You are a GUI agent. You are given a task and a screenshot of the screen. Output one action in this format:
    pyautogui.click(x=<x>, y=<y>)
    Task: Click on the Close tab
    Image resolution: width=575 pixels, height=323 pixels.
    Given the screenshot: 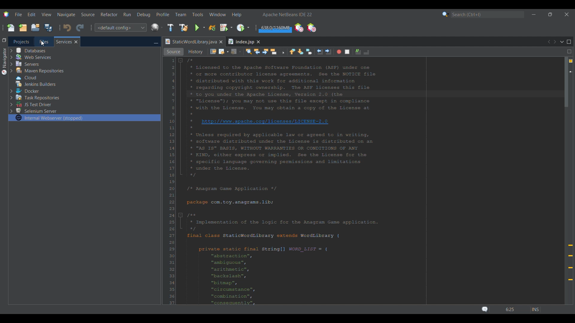 What is the action you would take?
    pyautogui.click(x=221, y=42)
    